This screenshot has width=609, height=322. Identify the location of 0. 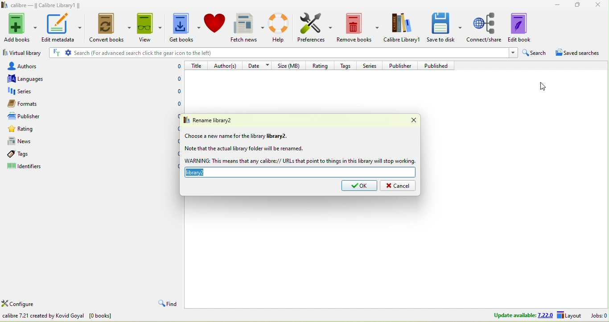
(177, 105).